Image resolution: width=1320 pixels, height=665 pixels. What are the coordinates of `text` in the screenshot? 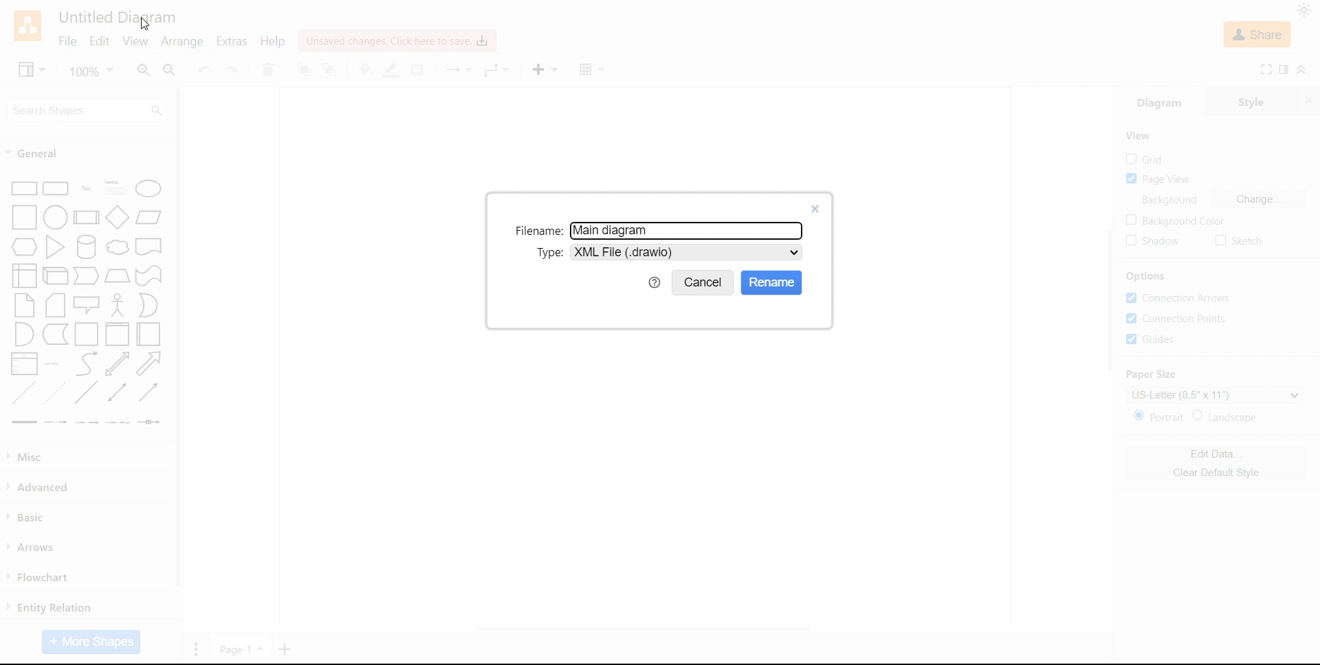 It's located at (1173, 200).